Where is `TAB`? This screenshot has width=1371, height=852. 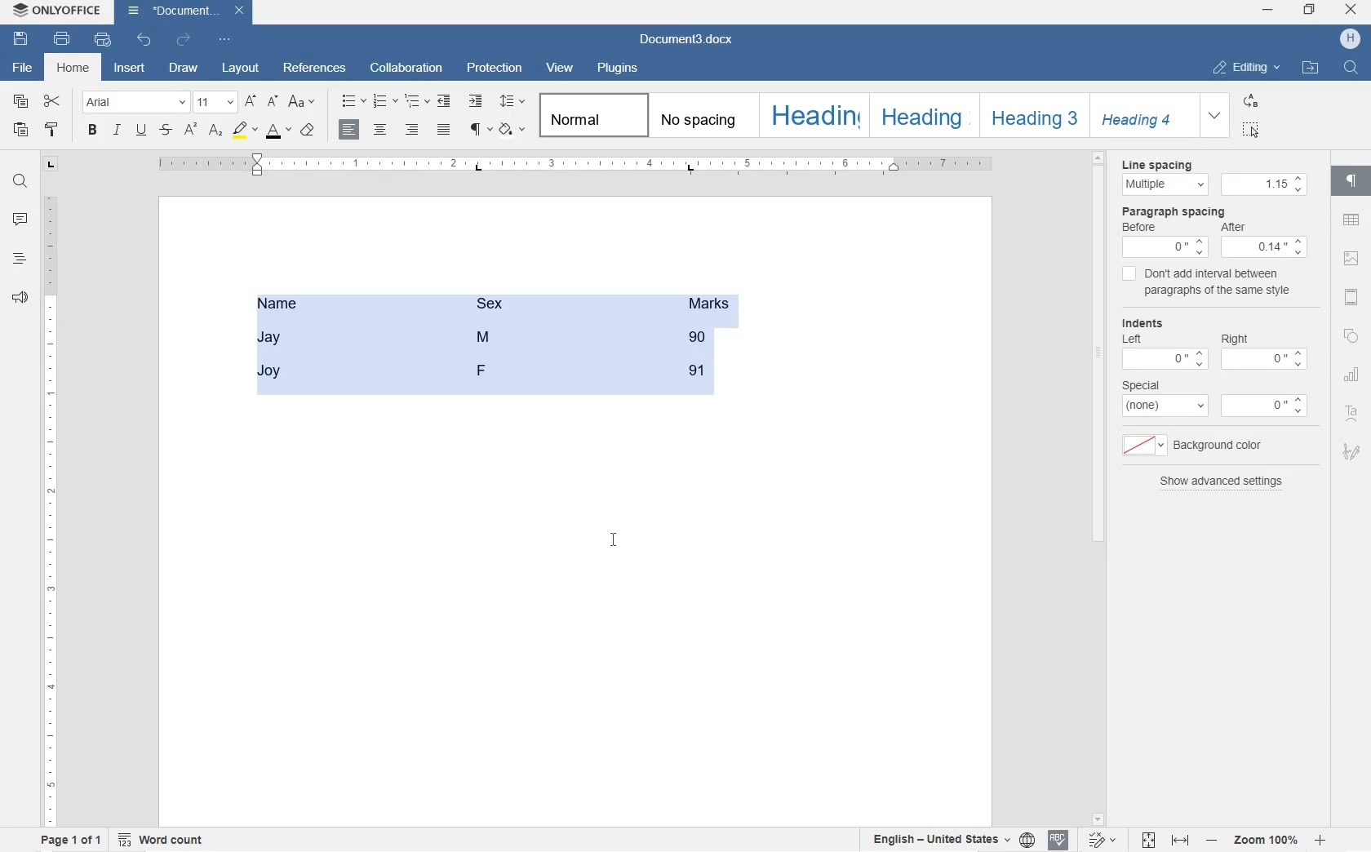
TAB is located at coordinates (51, 166).